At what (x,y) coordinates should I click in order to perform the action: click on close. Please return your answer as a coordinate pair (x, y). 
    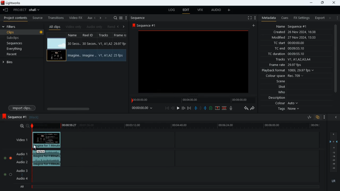
    Looking at the image, I should click on (334, 2).